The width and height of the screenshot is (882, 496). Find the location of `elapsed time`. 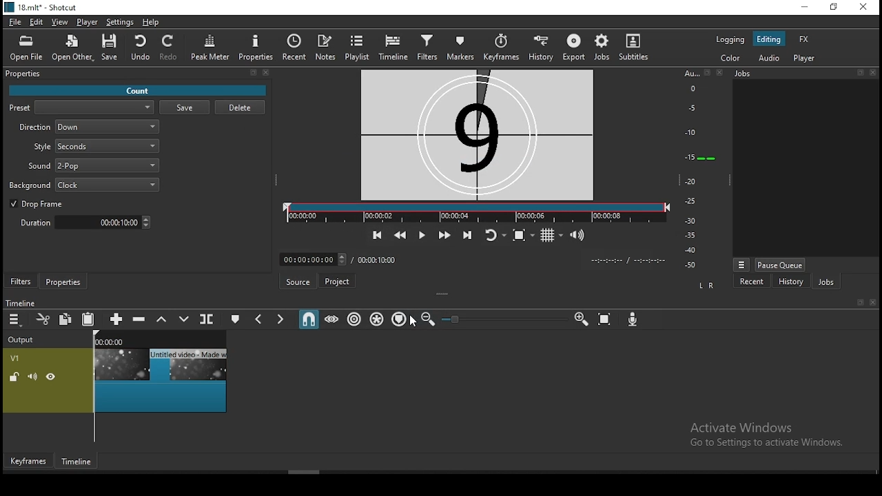

elapsed time is located at coordinates (309, 258).